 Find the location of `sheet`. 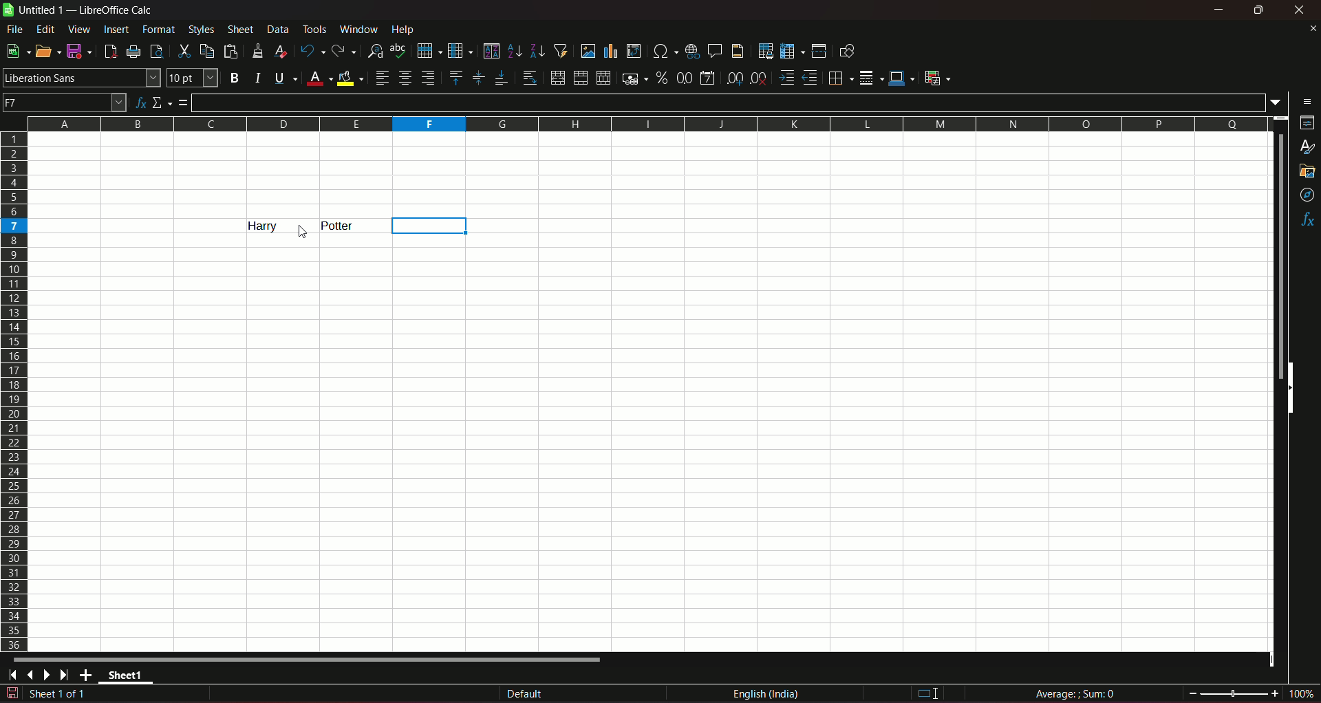

sheet is located at coordinates (241, 30).